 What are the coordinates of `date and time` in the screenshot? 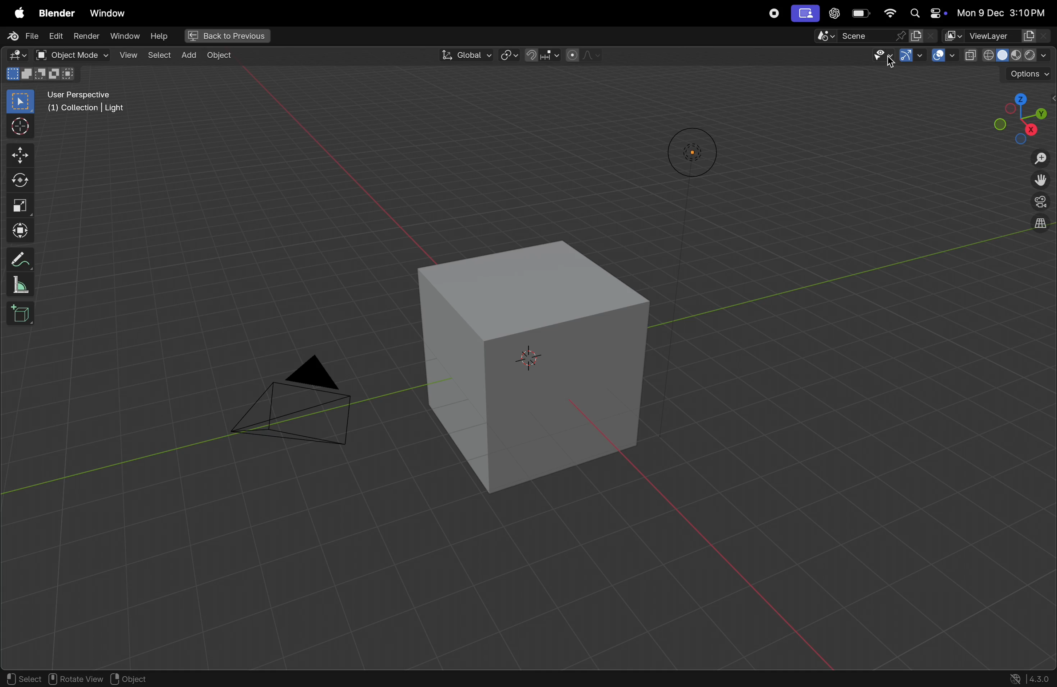 It's located at (1001, 12).